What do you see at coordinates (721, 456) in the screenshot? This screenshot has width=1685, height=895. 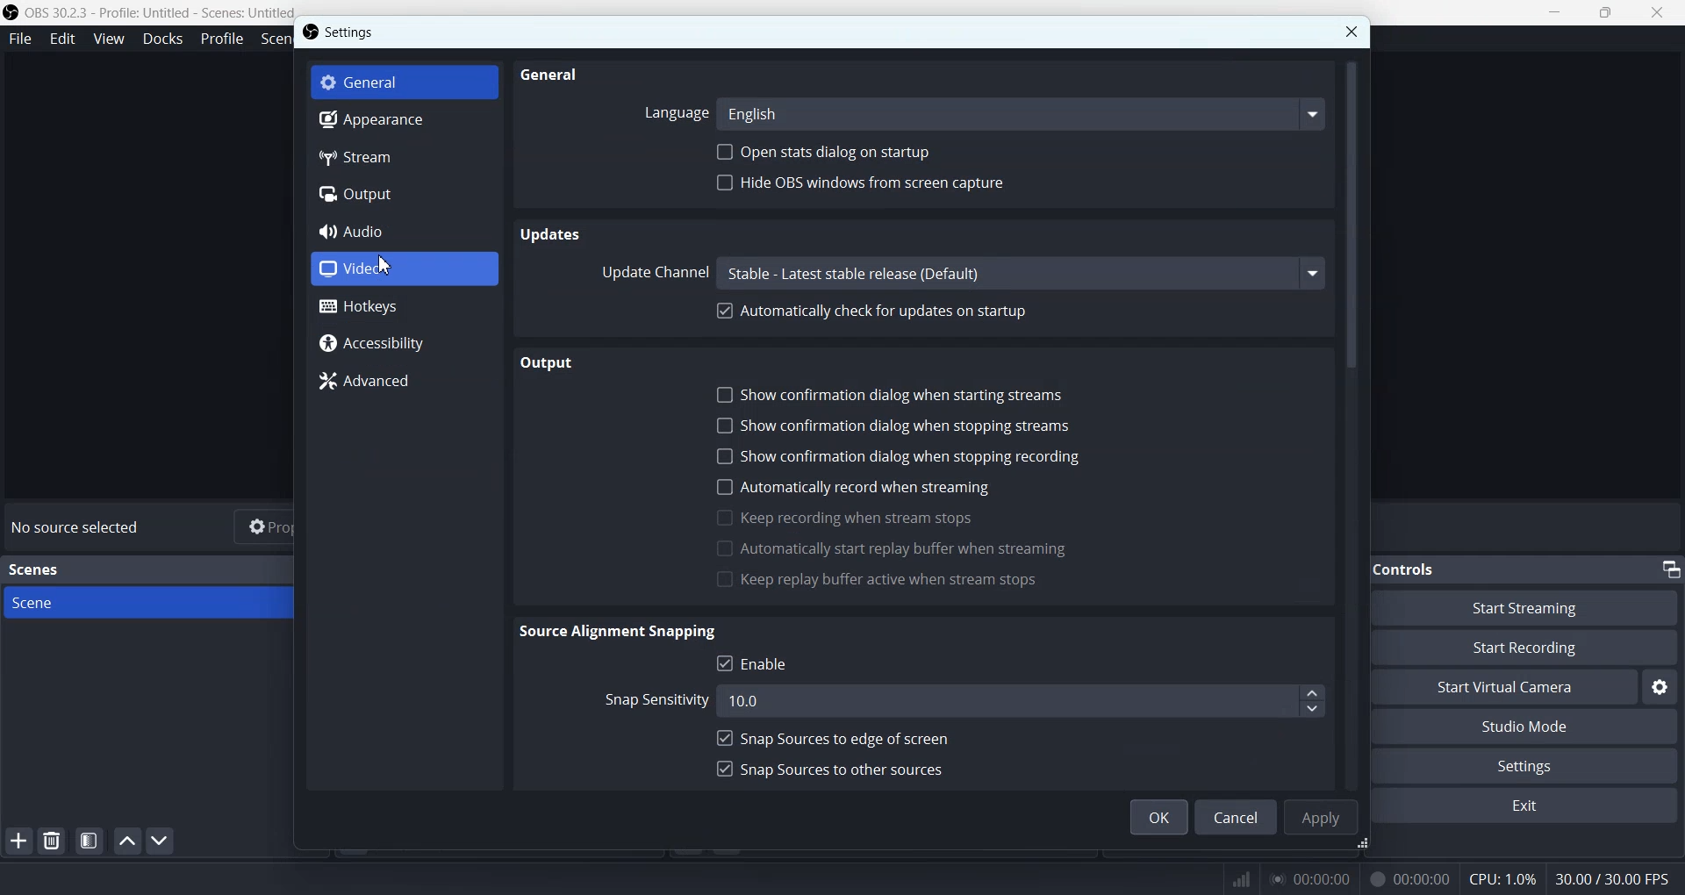 I see `checkbox` at bounding box center [721, 456].